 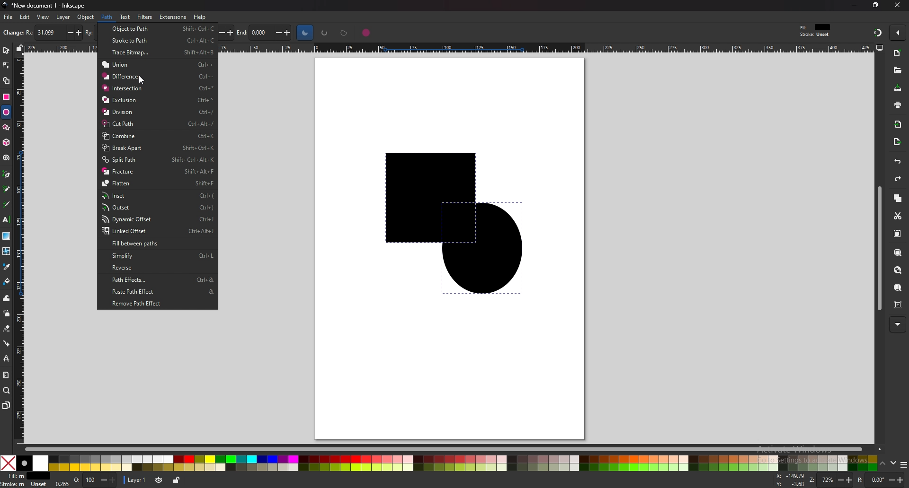 What do you see at coordinates (157, 88) in the screenshot?
I see `Intersection` at bounding box center [157, 88].